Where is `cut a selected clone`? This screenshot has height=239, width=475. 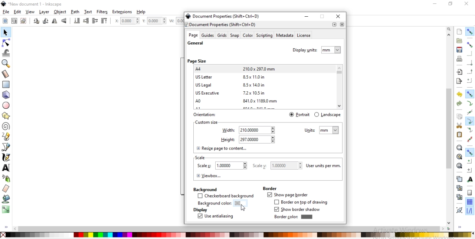 cut a selected clone is located at coordinates (459, 198).